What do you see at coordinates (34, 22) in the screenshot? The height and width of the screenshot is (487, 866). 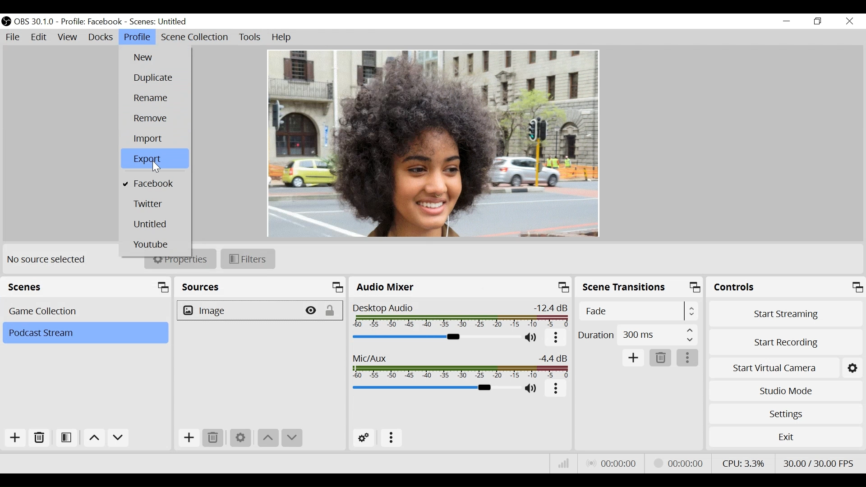 I see `OBS Version` at bounding box center [34, 22].